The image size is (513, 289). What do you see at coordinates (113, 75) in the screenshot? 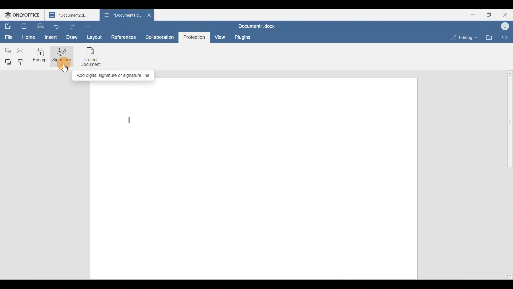
I see `Add digital signature or signature line` at bounding box center [113, 75].